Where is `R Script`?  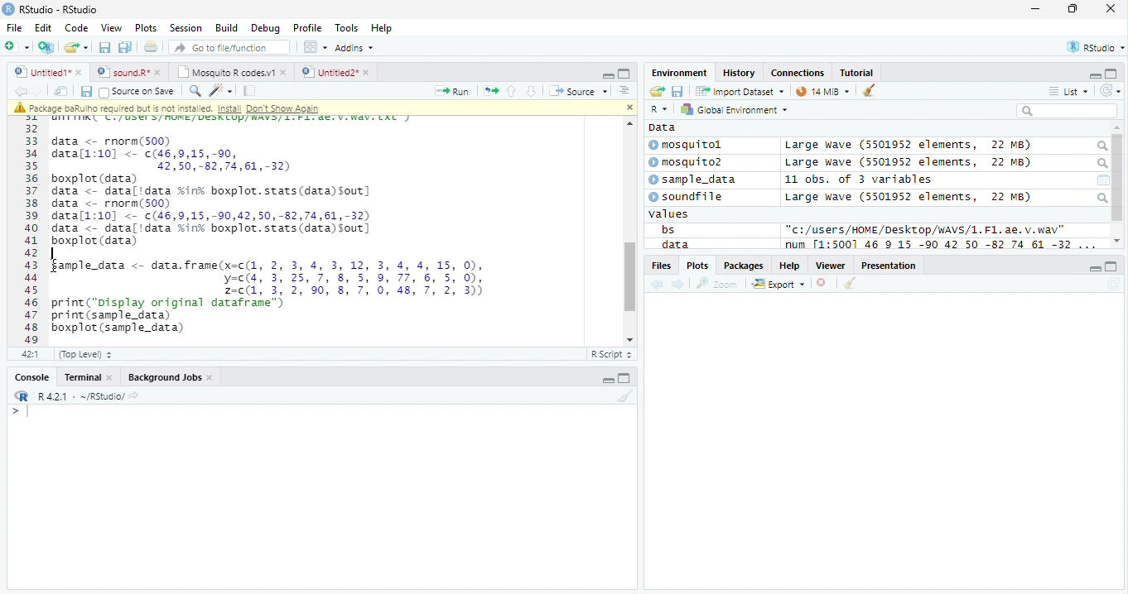
R Script is located at coordinates (612, 353).